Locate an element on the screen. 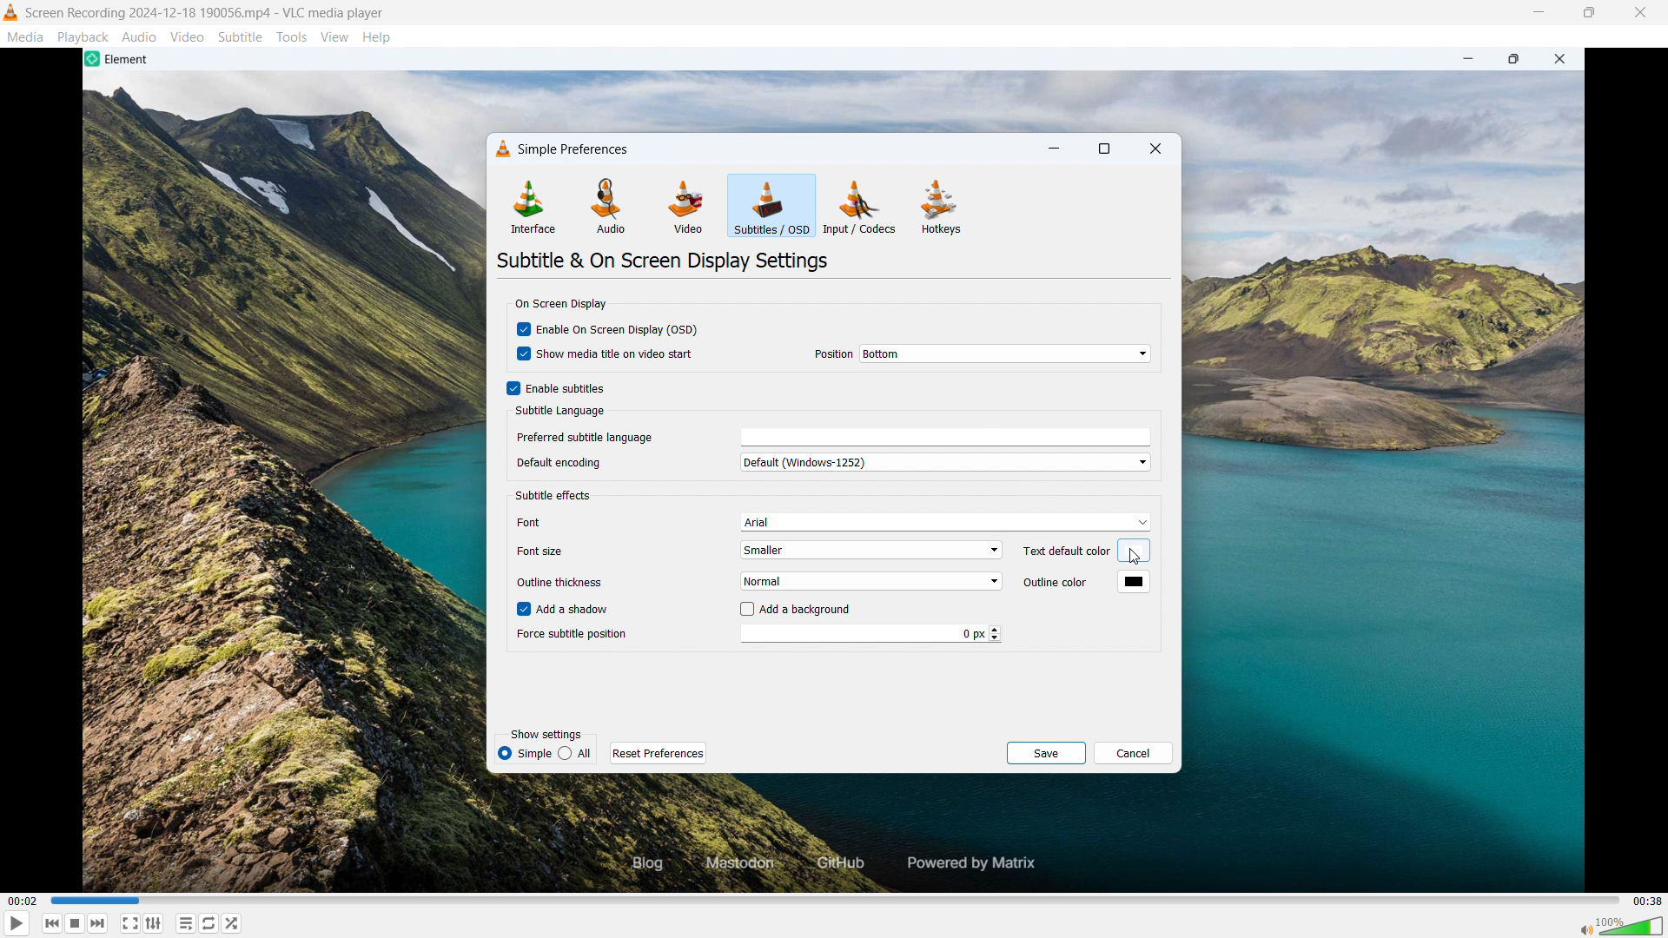 The image size is (1668, 938). Video  is located at coordinates (686, 207).